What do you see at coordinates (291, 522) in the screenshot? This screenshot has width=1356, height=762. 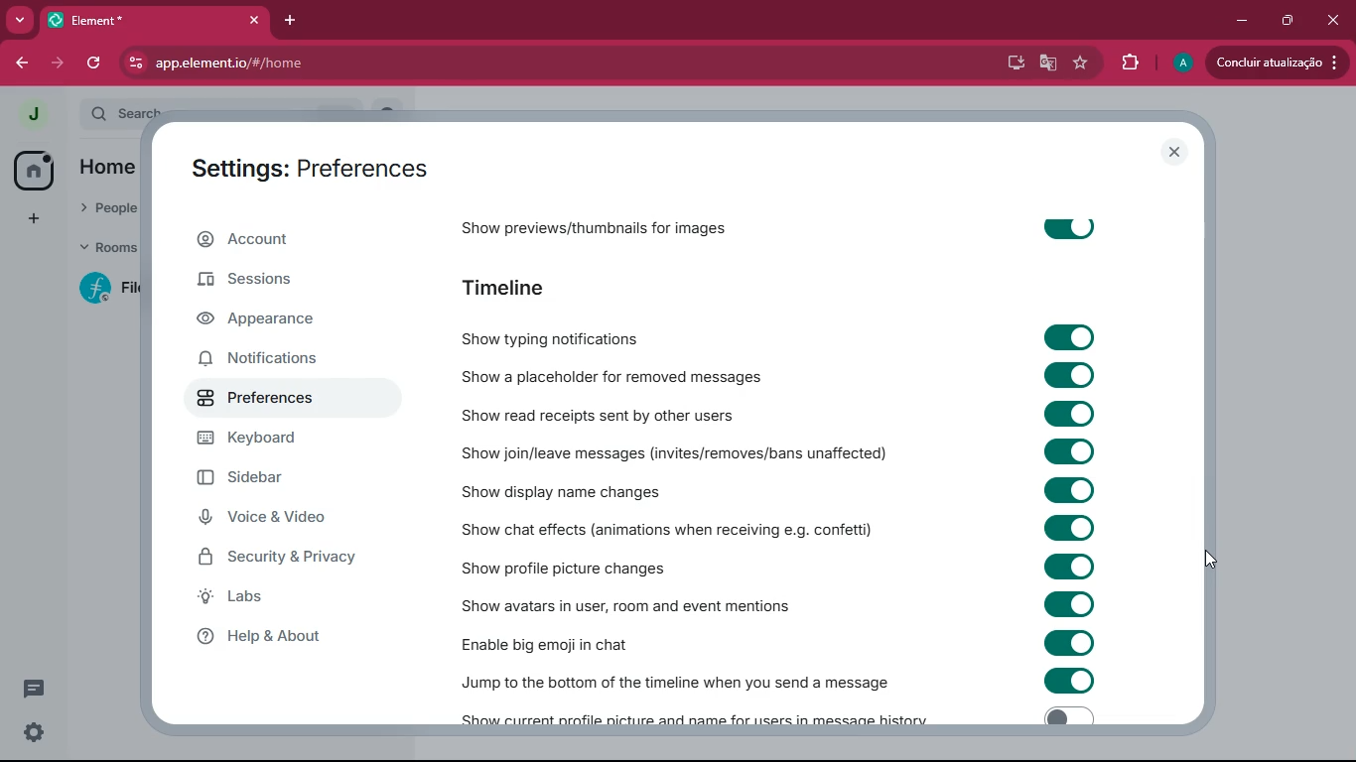 I see `voice` at bounding box center [291, 522].